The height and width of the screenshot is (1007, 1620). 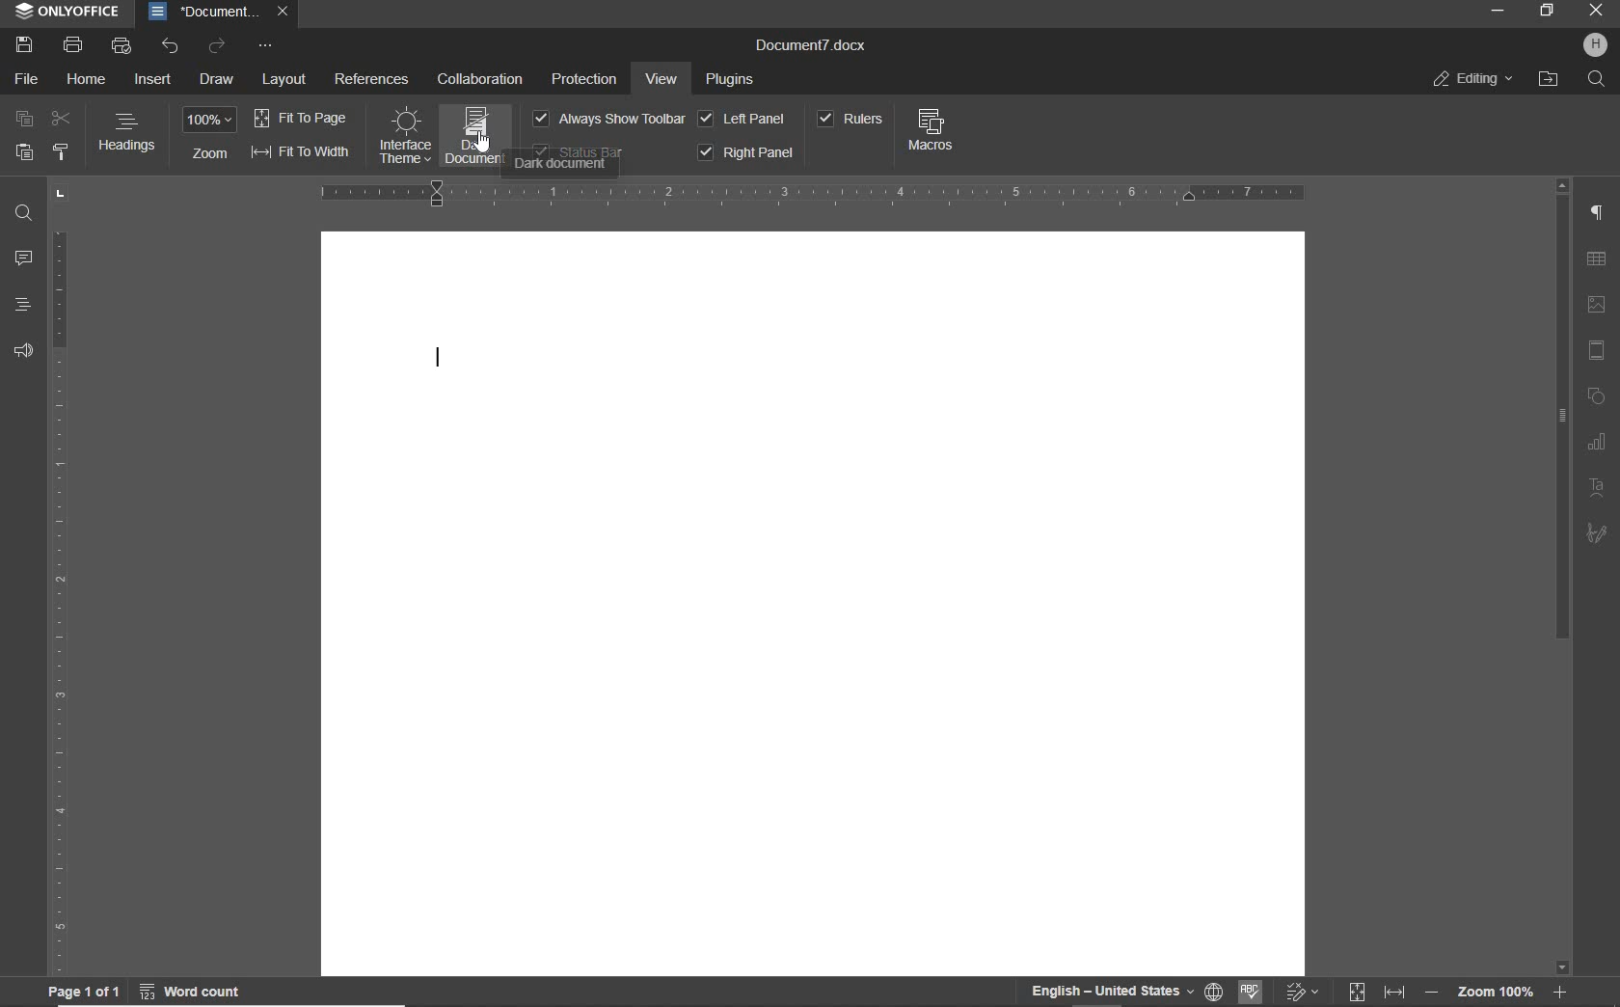 I want to click on CUSTOMIZE QUICK ACCESS TOOLBAR, so click(x=267, y=46).